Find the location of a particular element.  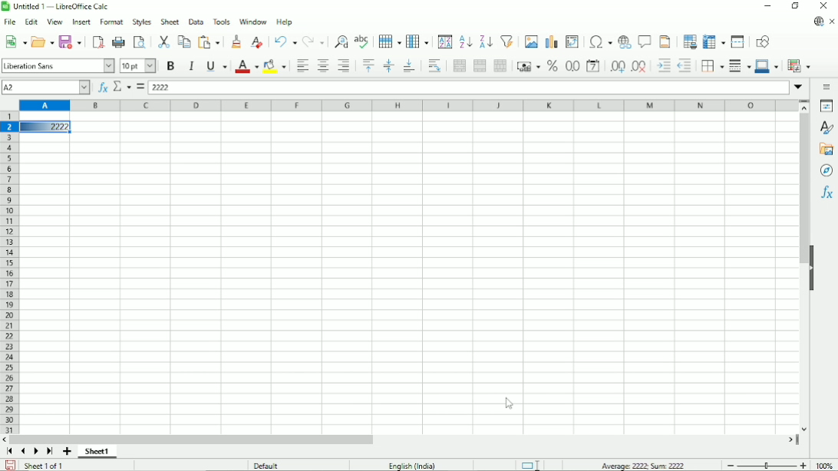

Wrap text is located at coordinates (435, 66).